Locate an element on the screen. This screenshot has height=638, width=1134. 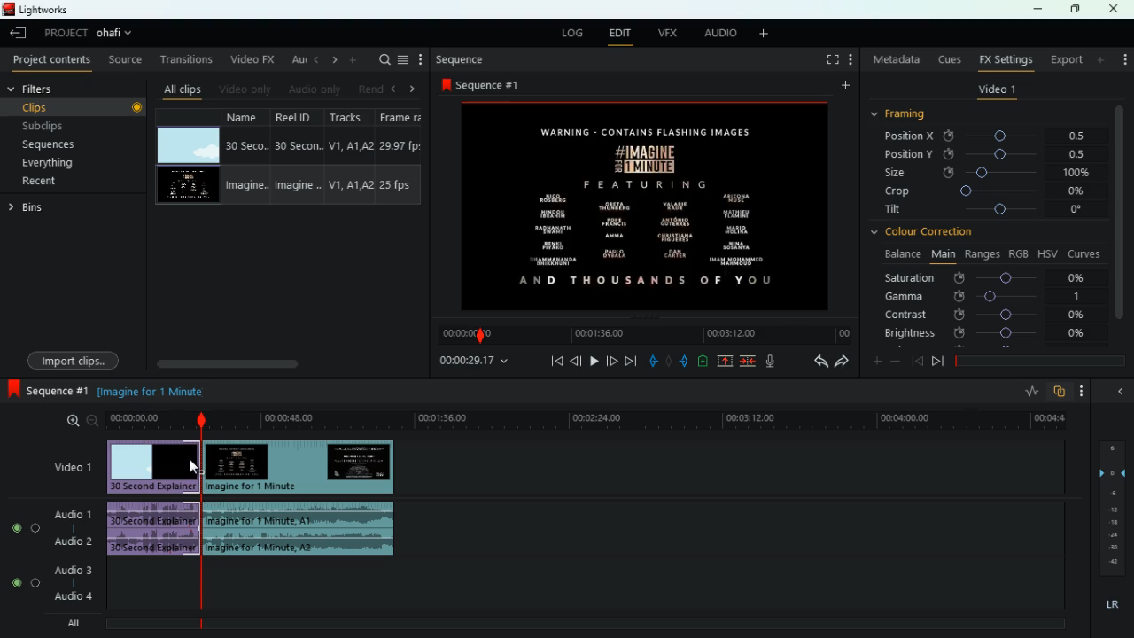
back is located at coordinates (576, 361).